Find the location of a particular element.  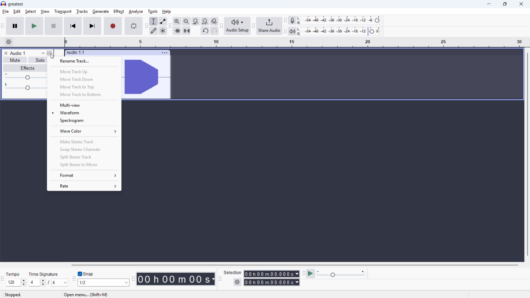

play at speed is located at coordinates (311, 274).